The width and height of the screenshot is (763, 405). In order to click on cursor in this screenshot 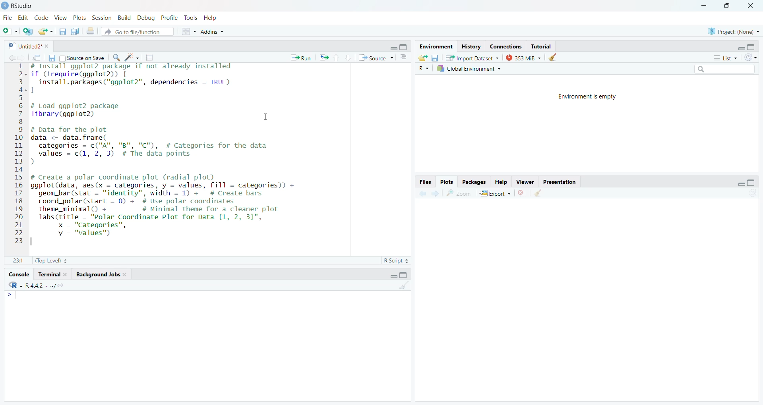, I will do `click(265, 116)`.